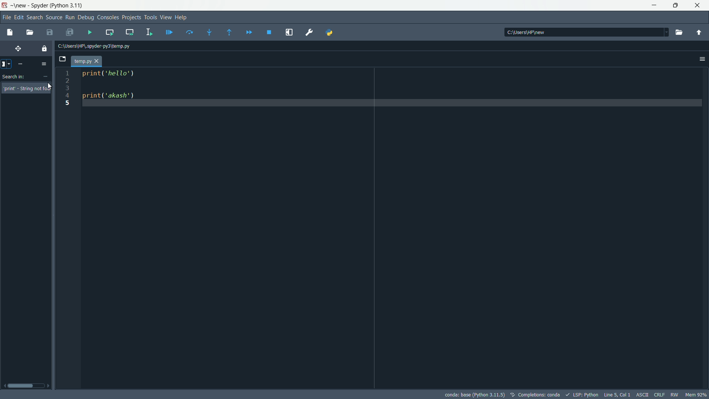  What do you see at coordinates (702, 59) in the screenshot?
I see `settings` at bounding box center [702, 59].